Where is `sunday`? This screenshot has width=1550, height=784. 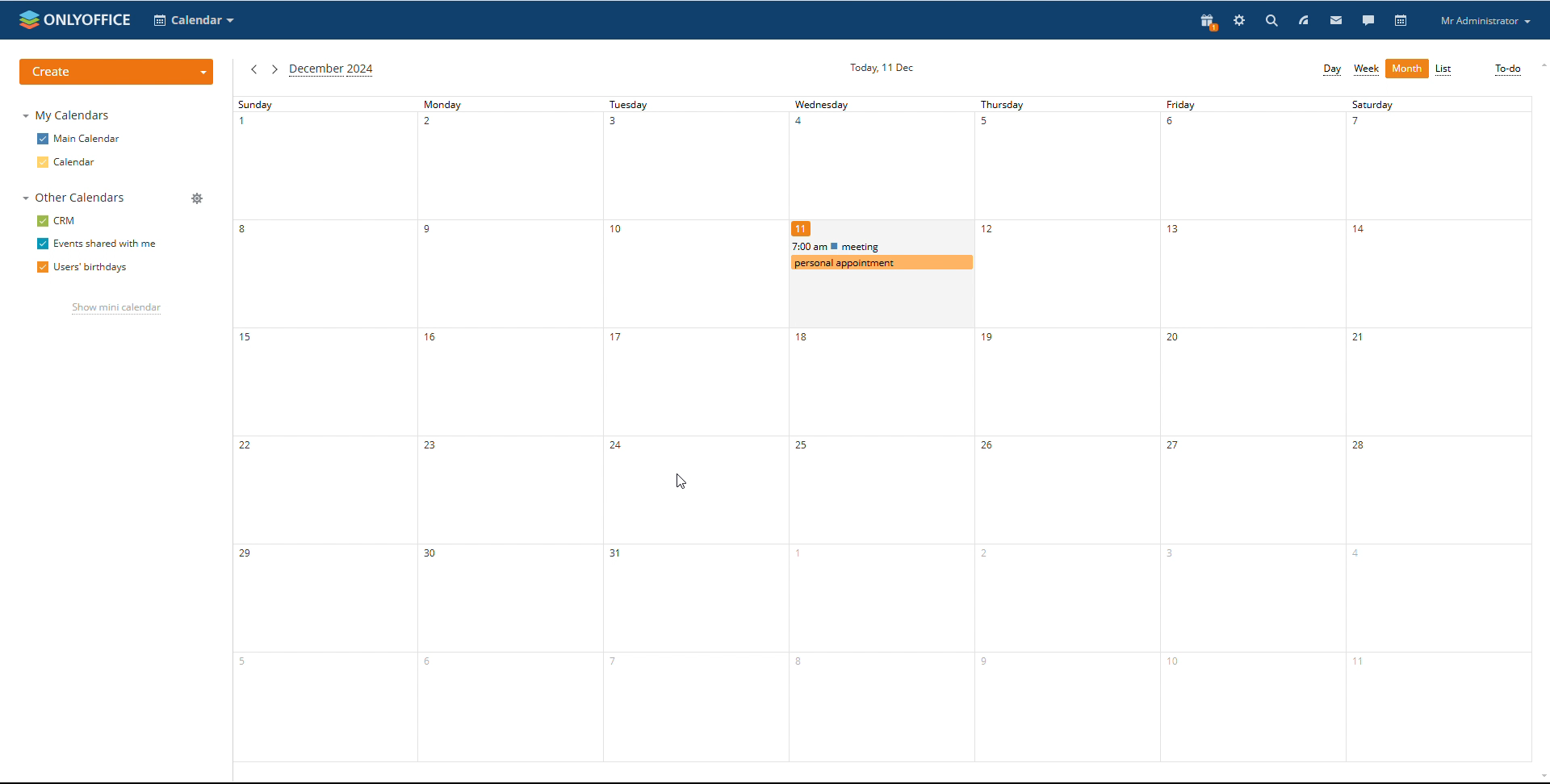 sunday is located at coordinates (325, 429).